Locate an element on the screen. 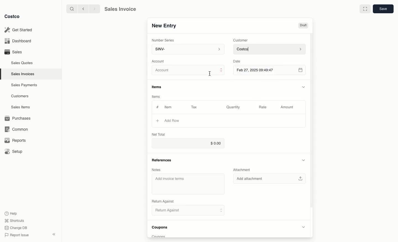 The width and height of the screenshot is (398, 242). Change DB is located at coordinates (17, 227).